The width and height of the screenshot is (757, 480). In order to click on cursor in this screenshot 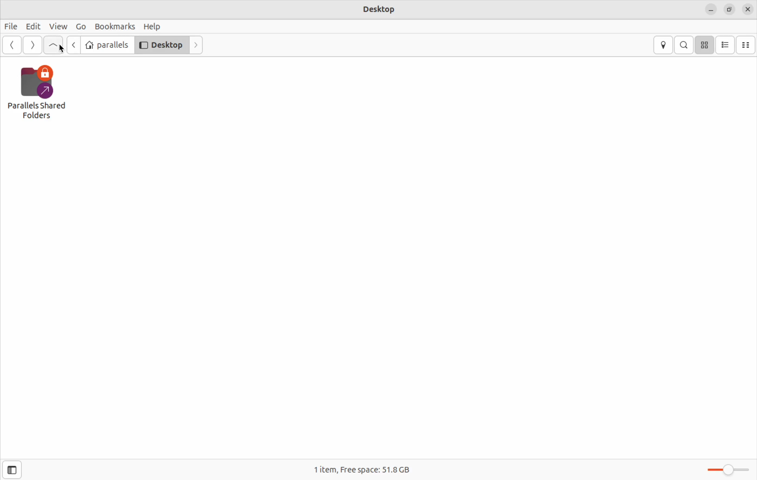, I will do `click(63, 50)`.